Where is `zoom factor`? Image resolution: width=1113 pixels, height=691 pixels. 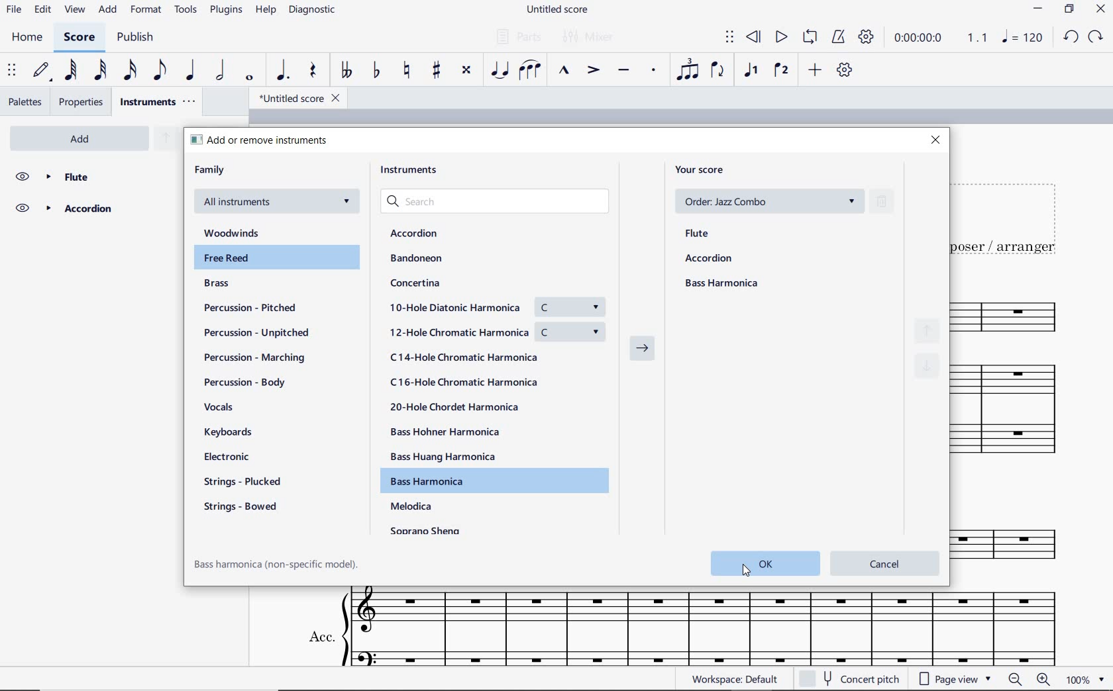
zoom factor is located at coordinates (1076, 680).